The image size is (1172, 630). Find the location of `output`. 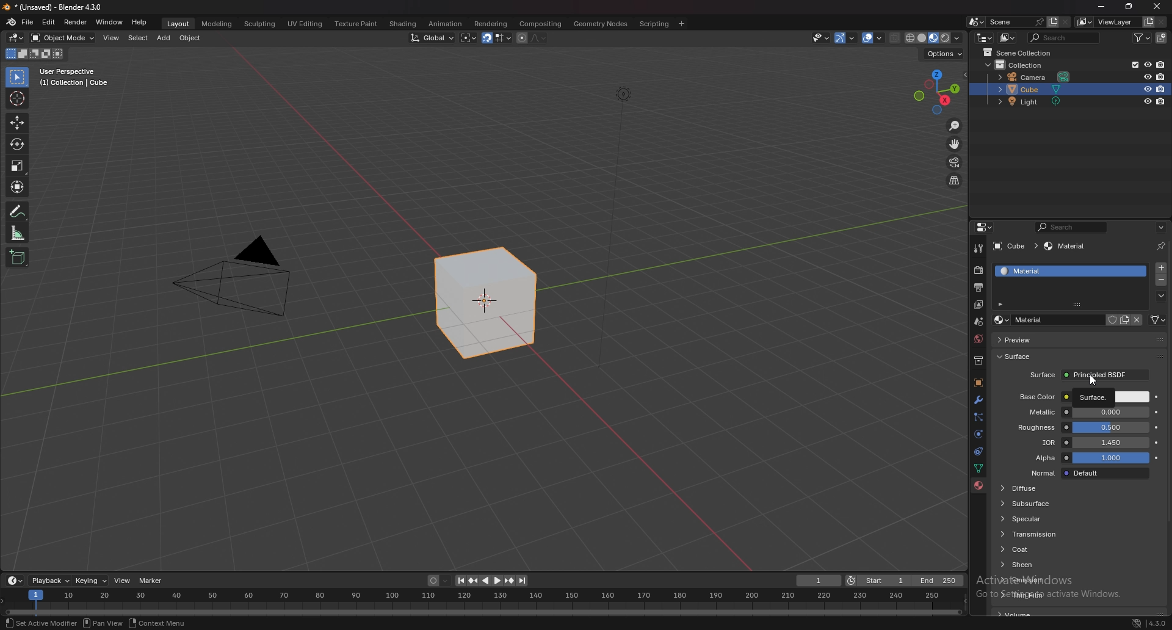

output is located at coordinates (977, 288).